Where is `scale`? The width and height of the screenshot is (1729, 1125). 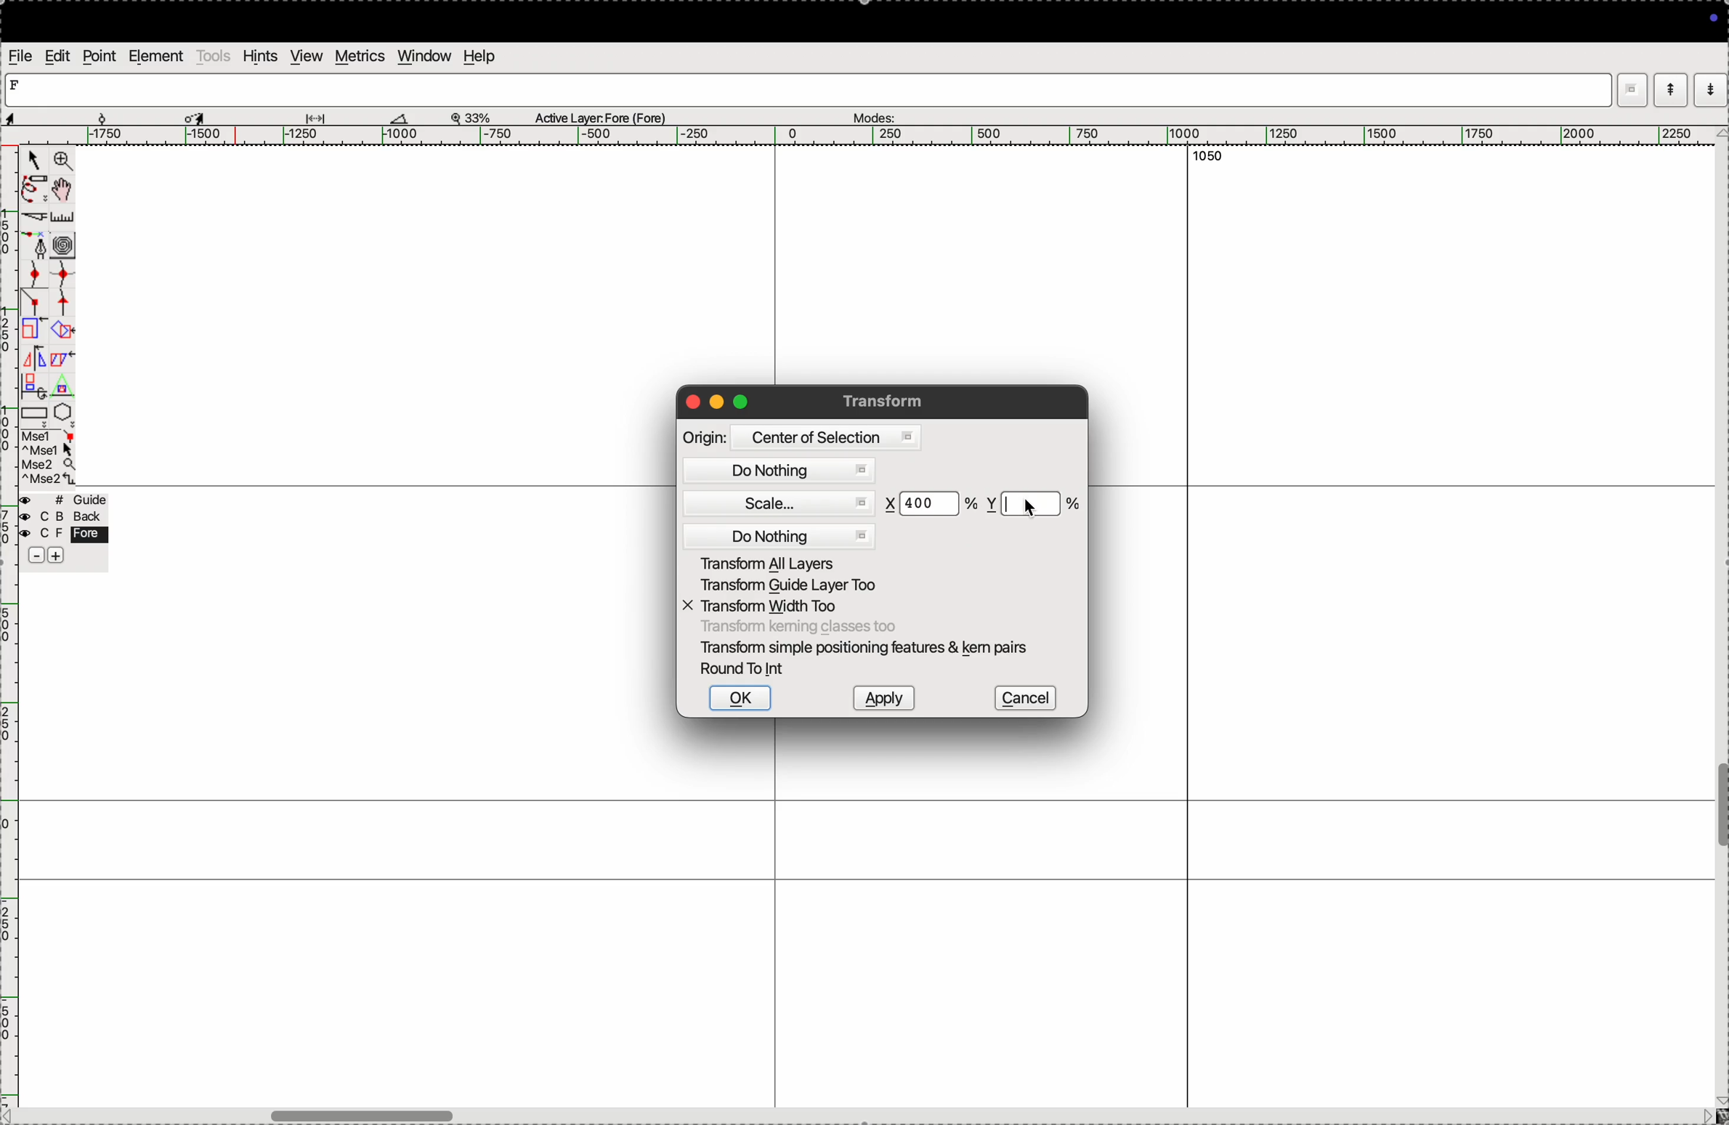
scale is located at coordinates (785, 505).